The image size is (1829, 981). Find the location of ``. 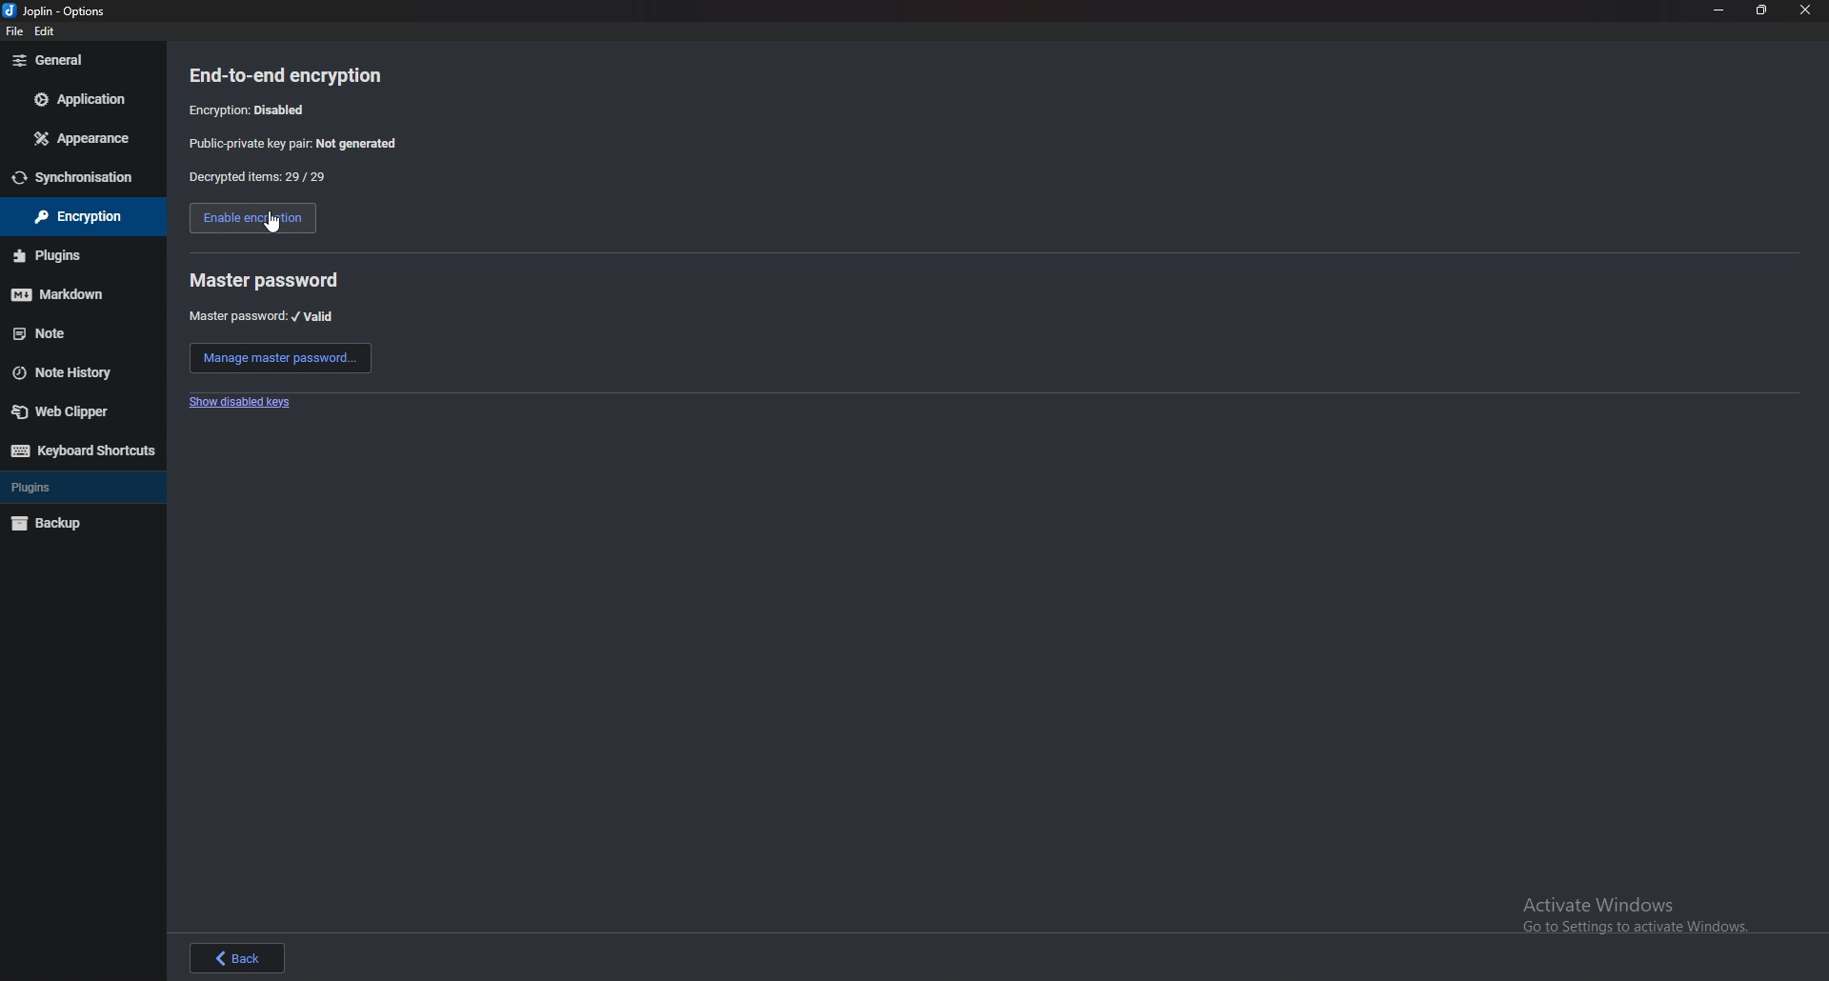

 is located at coordinates (1645, 915).